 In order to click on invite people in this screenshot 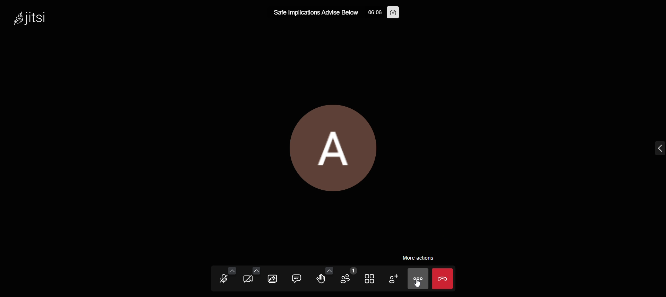, I will do `click(391, 278)`.